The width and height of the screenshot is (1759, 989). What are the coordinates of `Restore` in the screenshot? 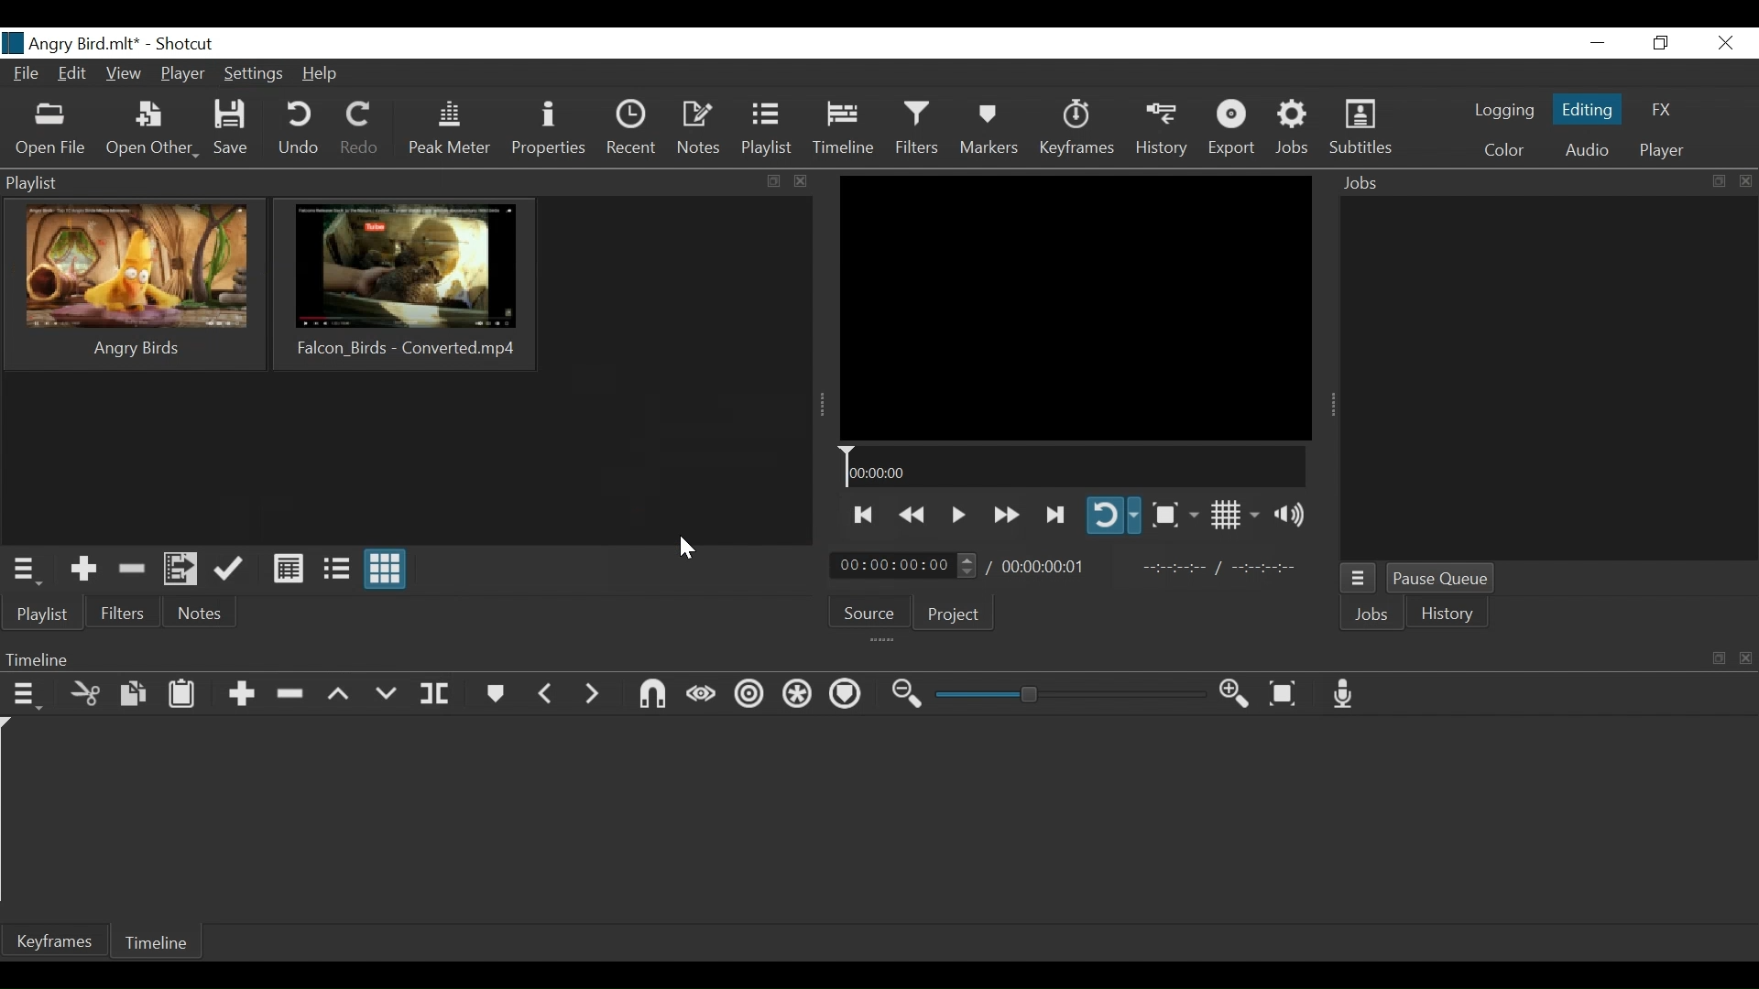 It's located at (1659, 43).